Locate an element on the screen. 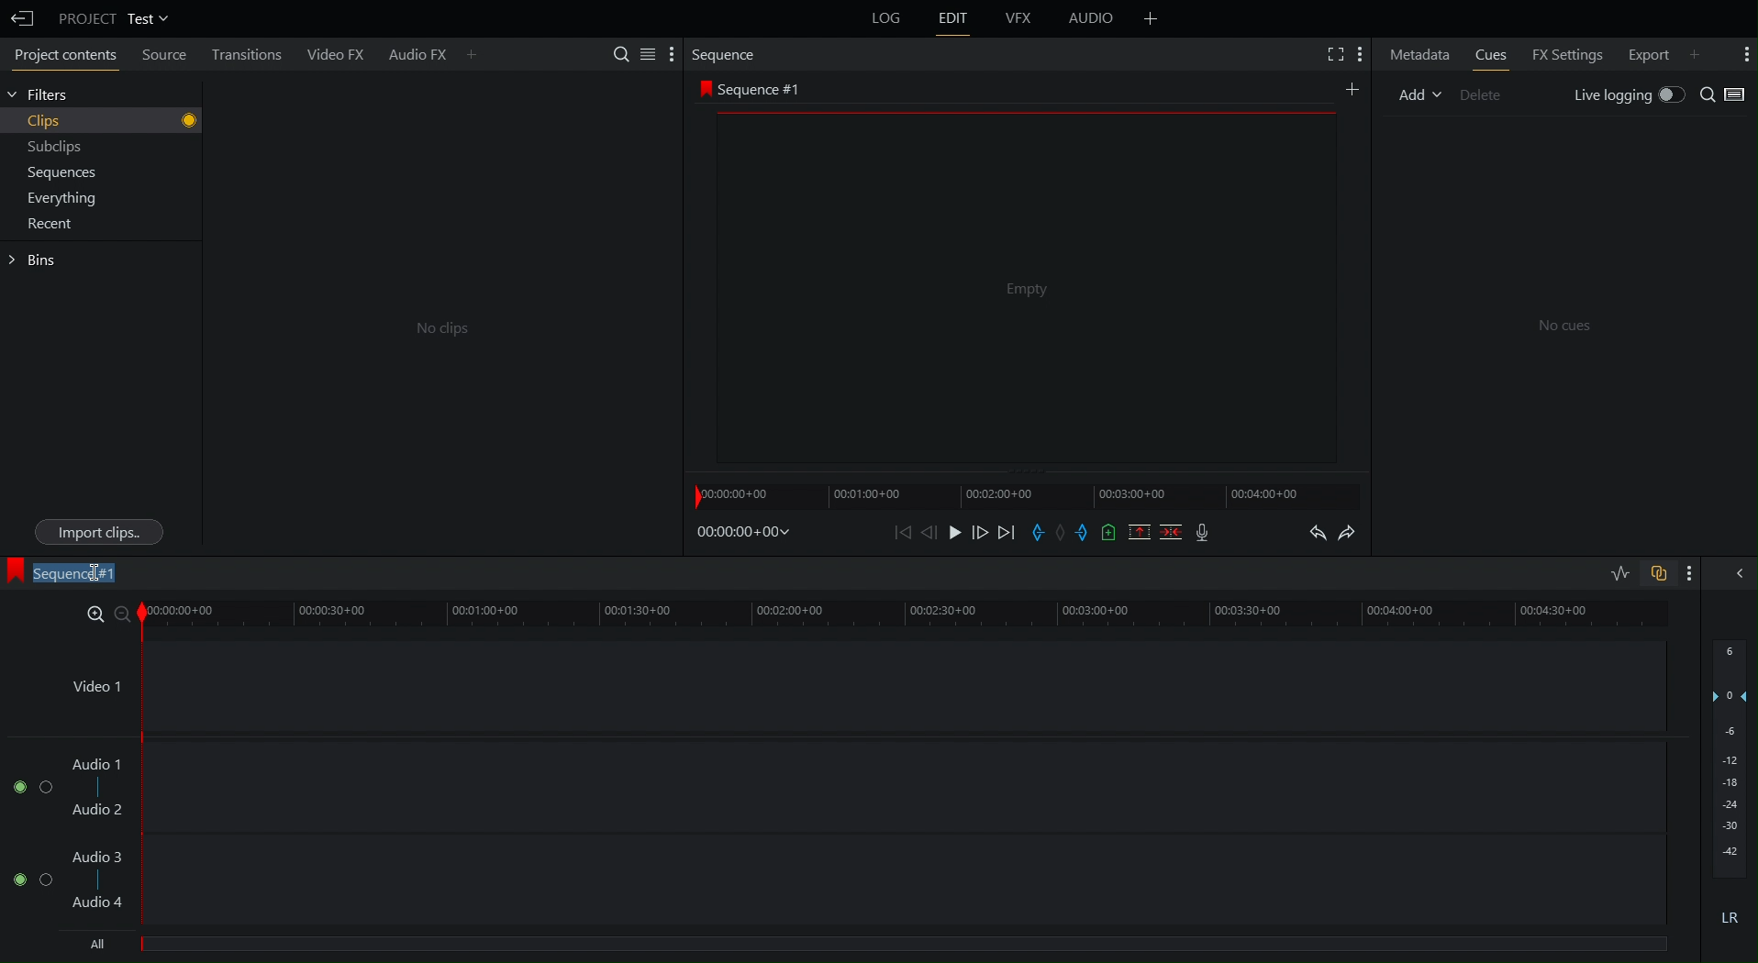 The width and height of the screenshot is (1758, 963). Live logging is located at coordinates (1628, 94).